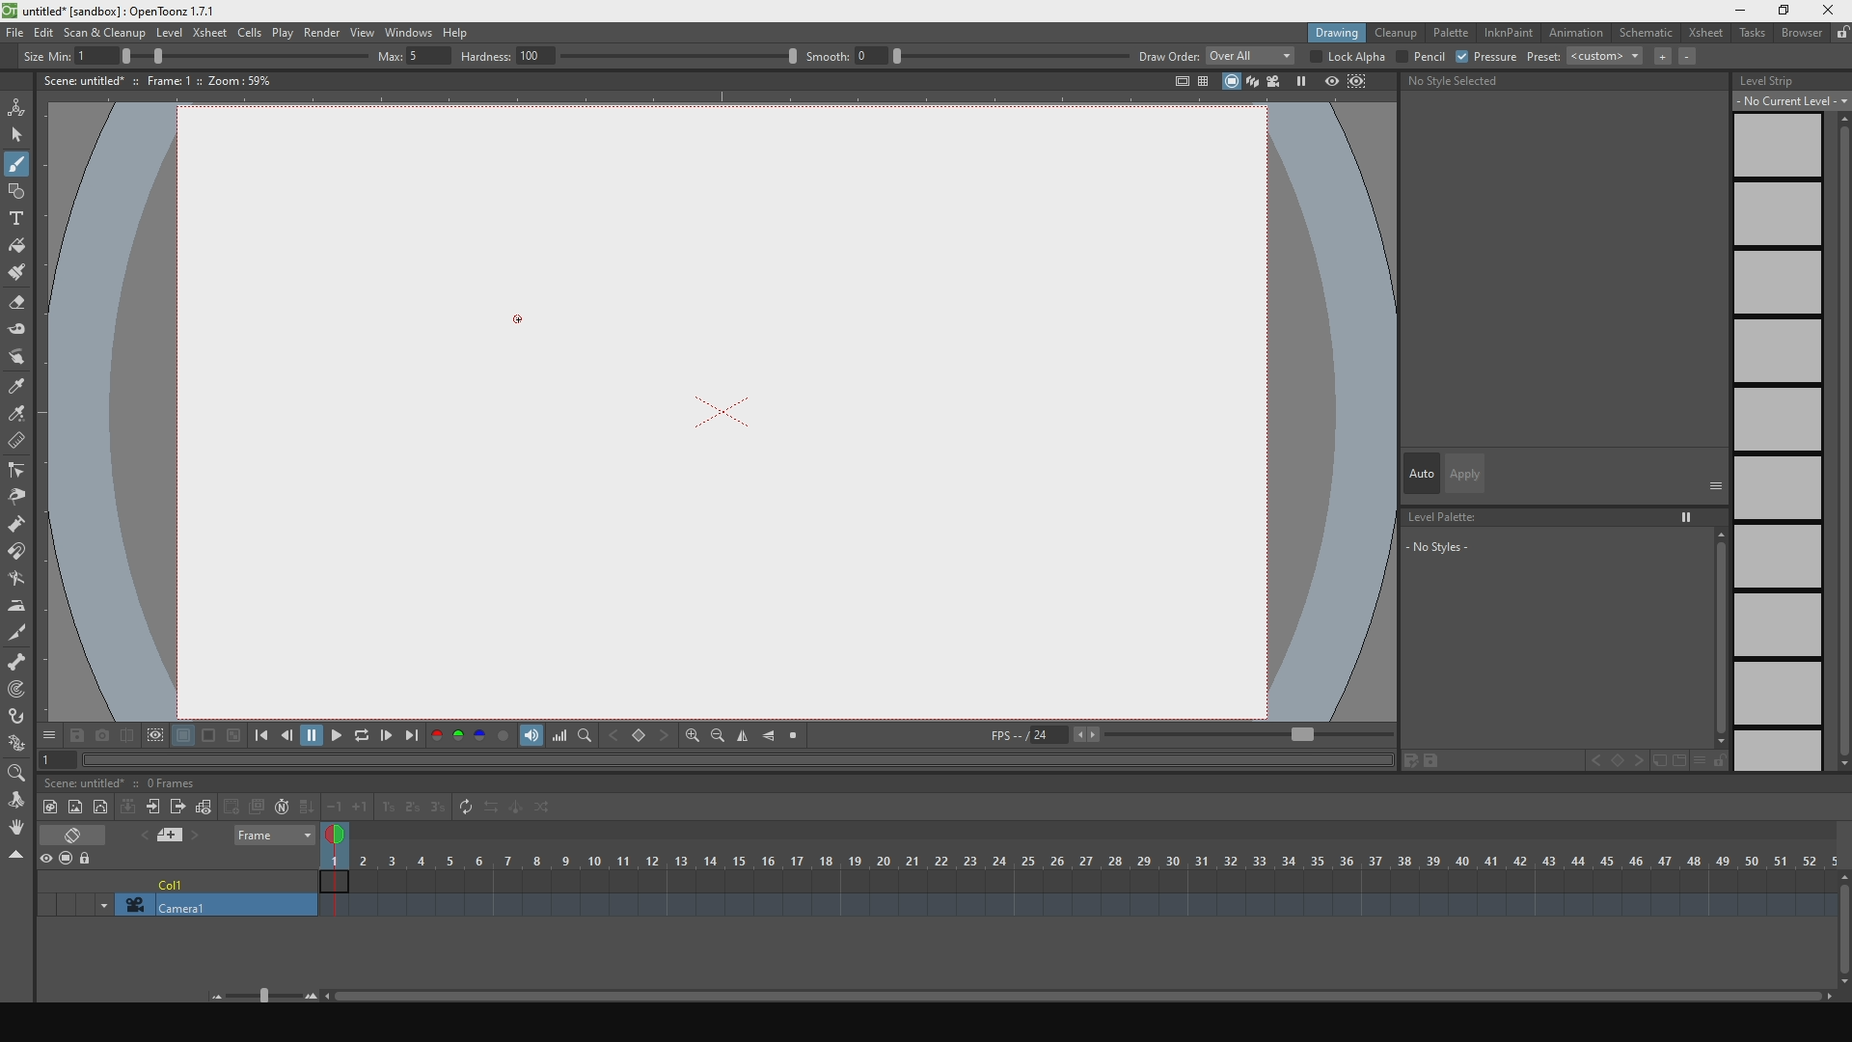  Describe the element at coordinates (1204, 84) in the screenshot. I see `panels` at that location.